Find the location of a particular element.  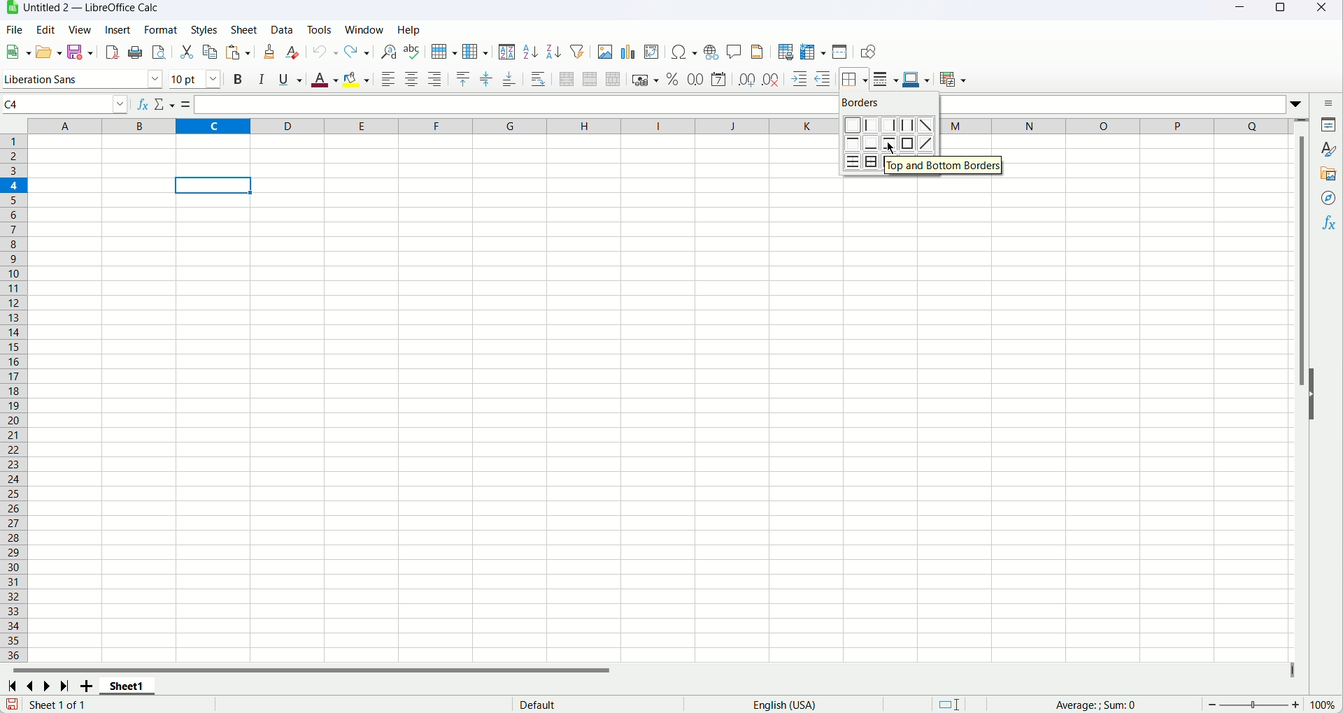

Borders is located at coordinates (855, 79).